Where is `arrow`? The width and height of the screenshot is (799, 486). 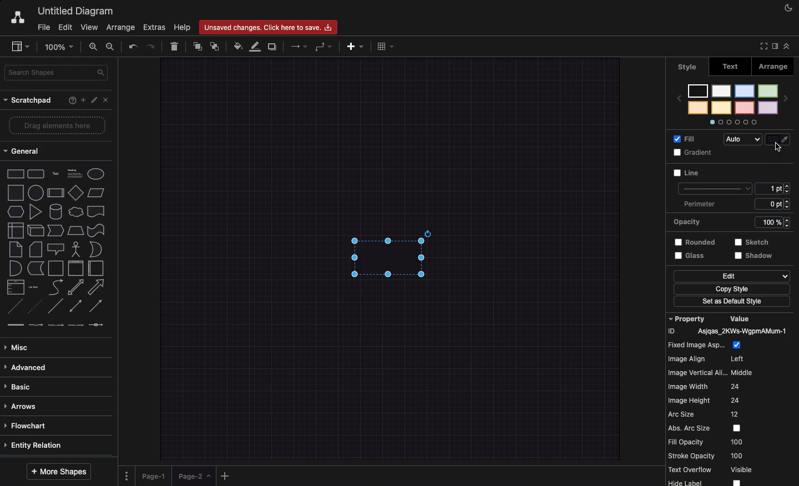
arrow is located at coordinates (98, 287).